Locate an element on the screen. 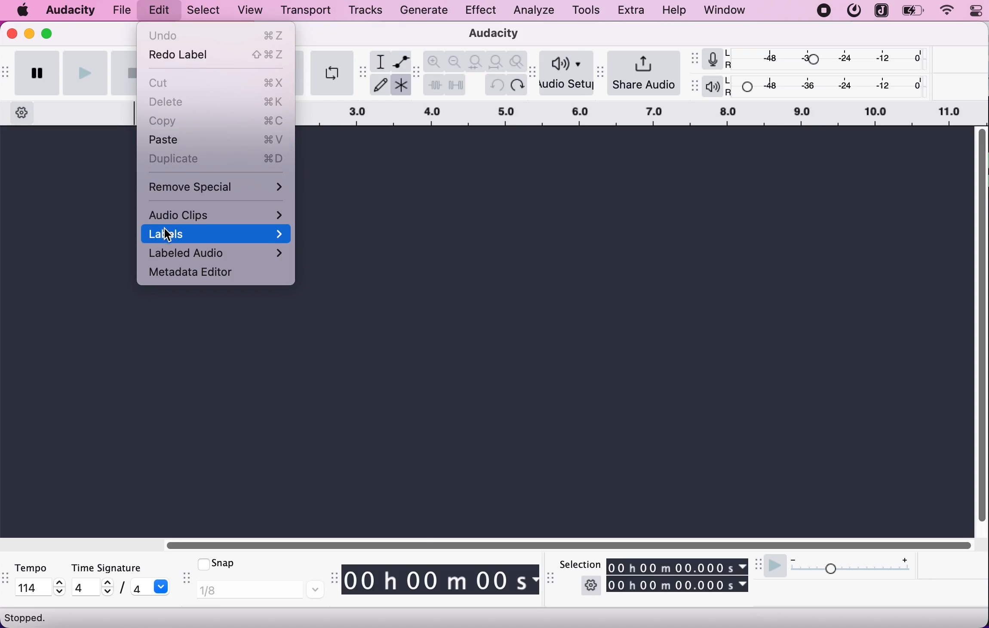  select is located at coordinates (202, 11).